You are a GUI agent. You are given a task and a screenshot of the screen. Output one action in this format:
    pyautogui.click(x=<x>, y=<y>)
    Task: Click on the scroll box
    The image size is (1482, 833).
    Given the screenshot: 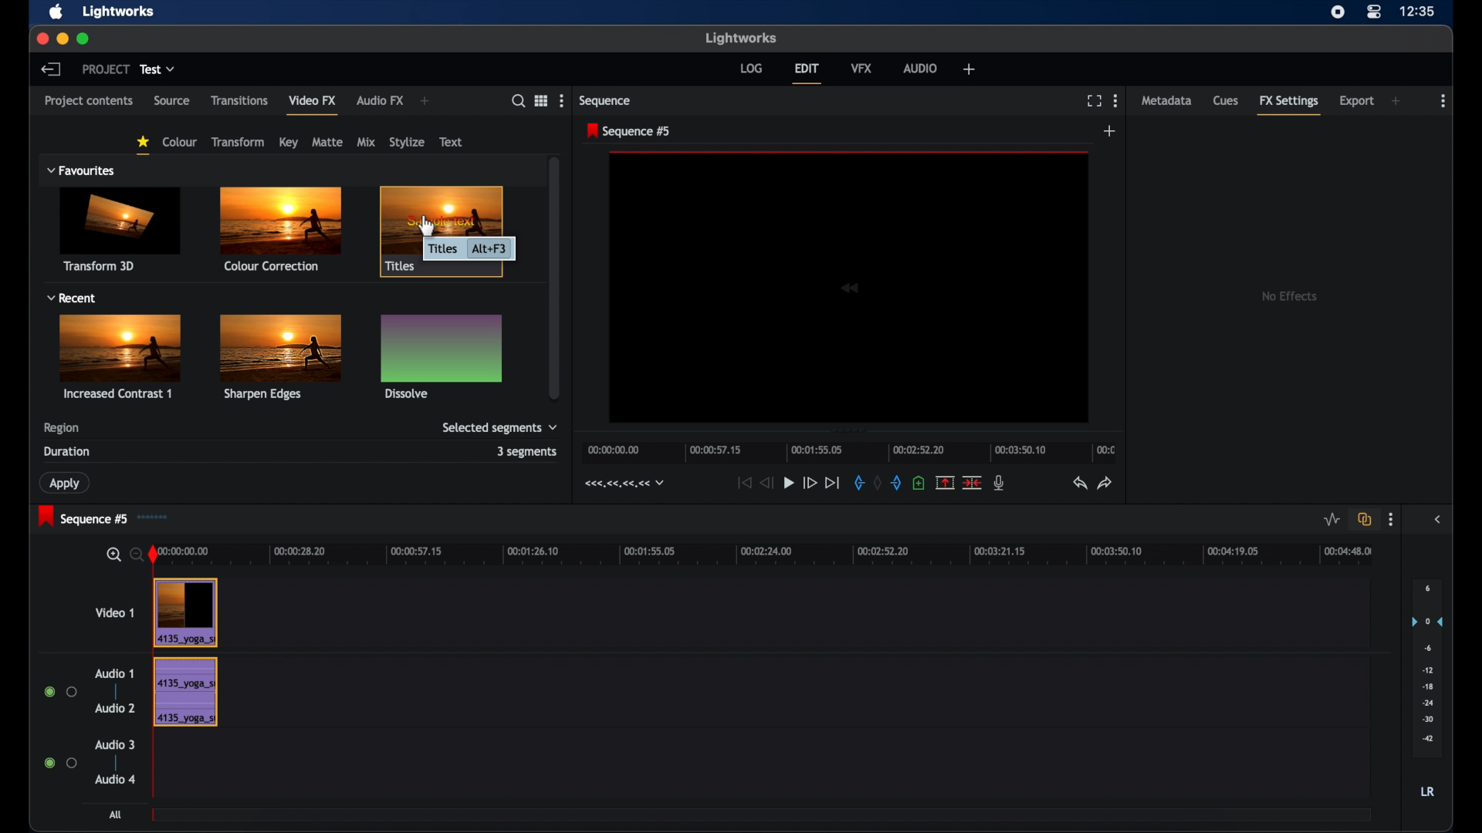 What is the action you would take?
    pyautogui.click(x=556, y=278)
    